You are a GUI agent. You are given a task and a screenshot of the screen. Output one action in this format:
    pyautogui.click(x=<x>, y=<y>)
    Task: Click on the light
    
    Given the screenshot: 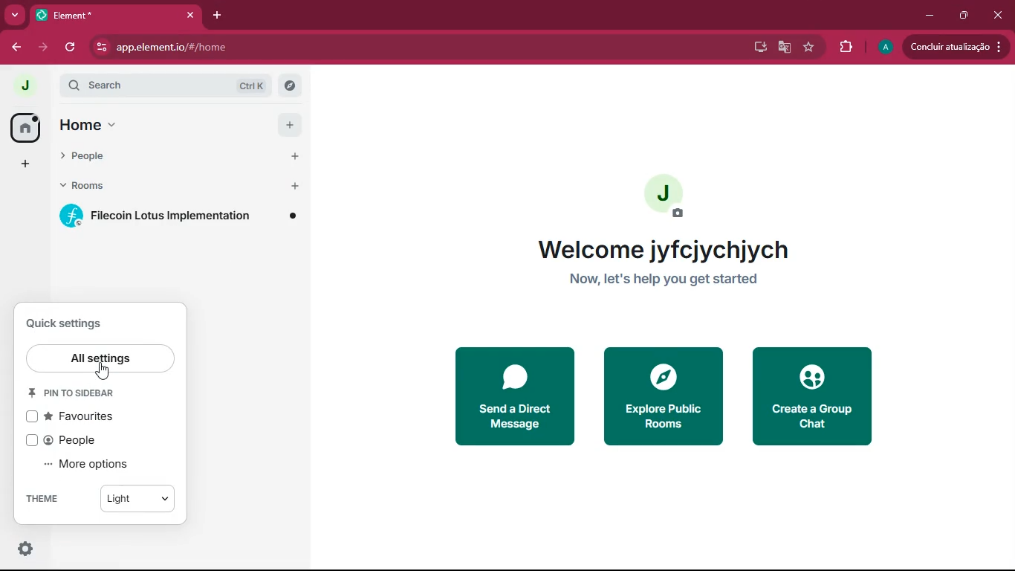 What is the action you would take?
    pyautogui.click(x=138, y=498)
    